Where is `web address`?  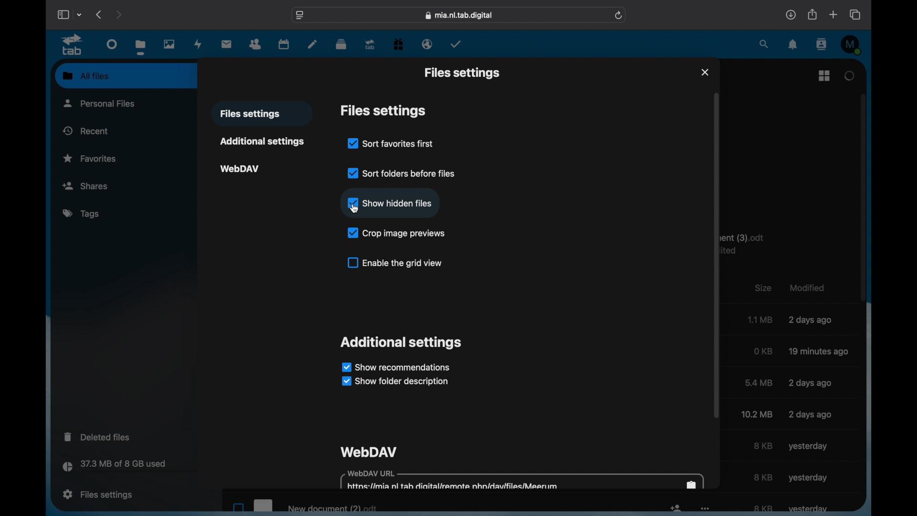 web address is located at coordinates (459, 15).